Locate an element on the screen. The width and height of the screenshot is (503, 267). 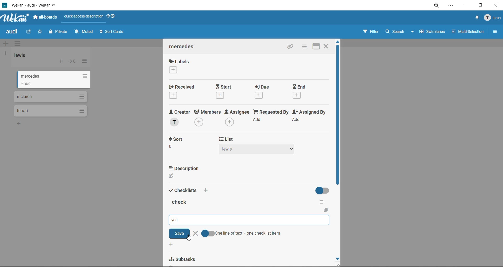
settings is located at coordinates (452, 6).